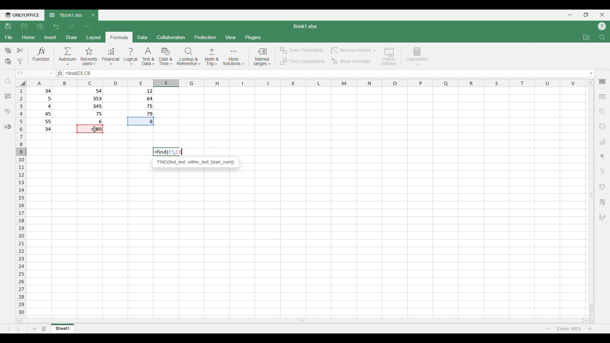 The image size is (610, 343). Describe the element at coordinates (18, 329) in the screenshot. I see `Next` at that location.